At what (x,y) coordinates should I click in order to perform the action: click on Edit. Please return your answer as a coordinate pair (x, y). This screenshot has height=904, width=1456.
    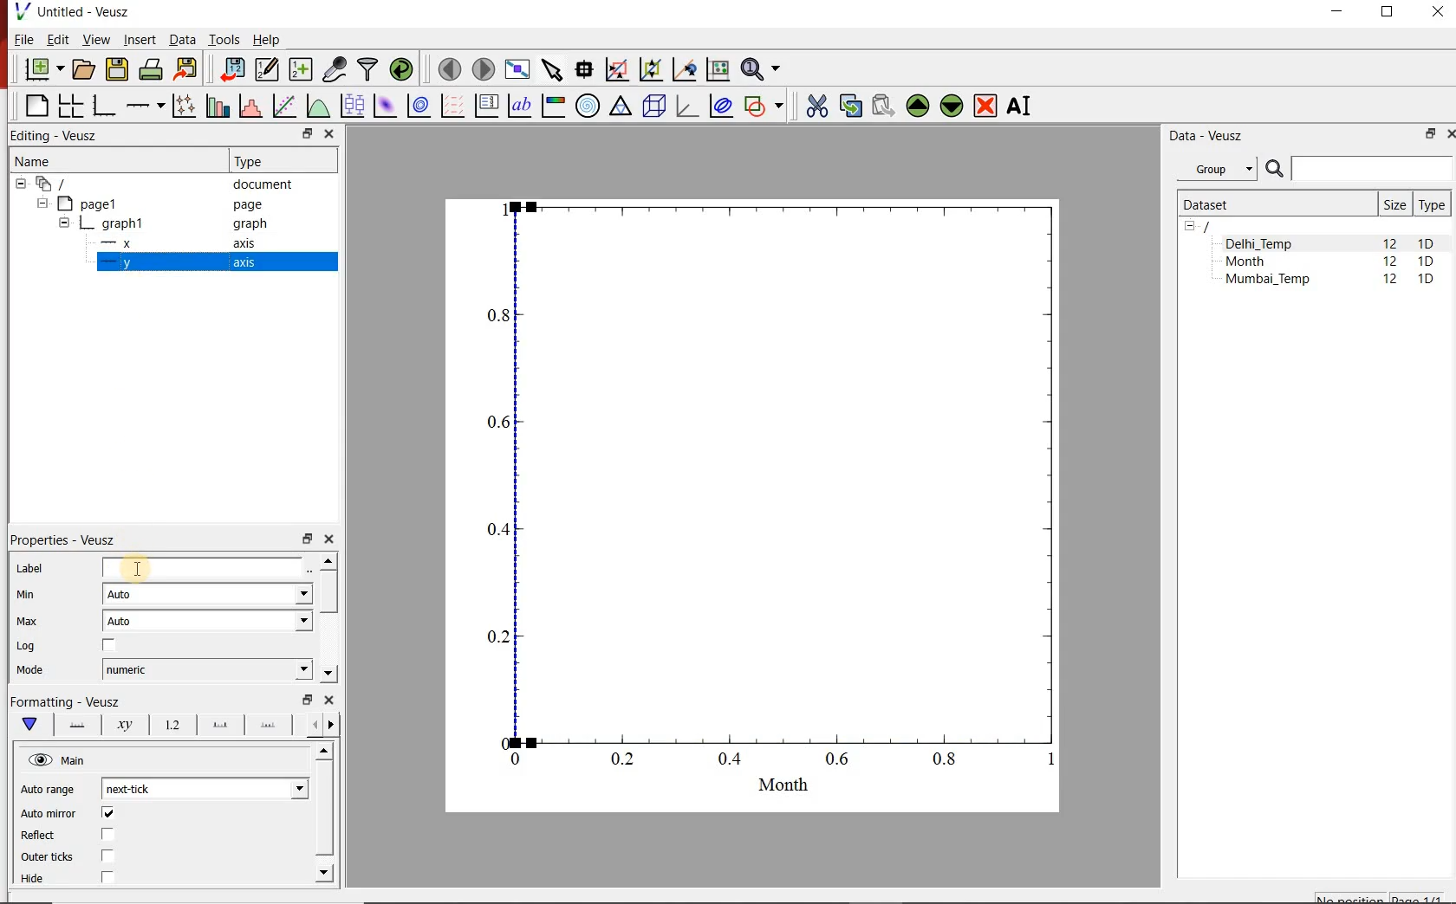
    Looking at the image, I should click on (56, 39).